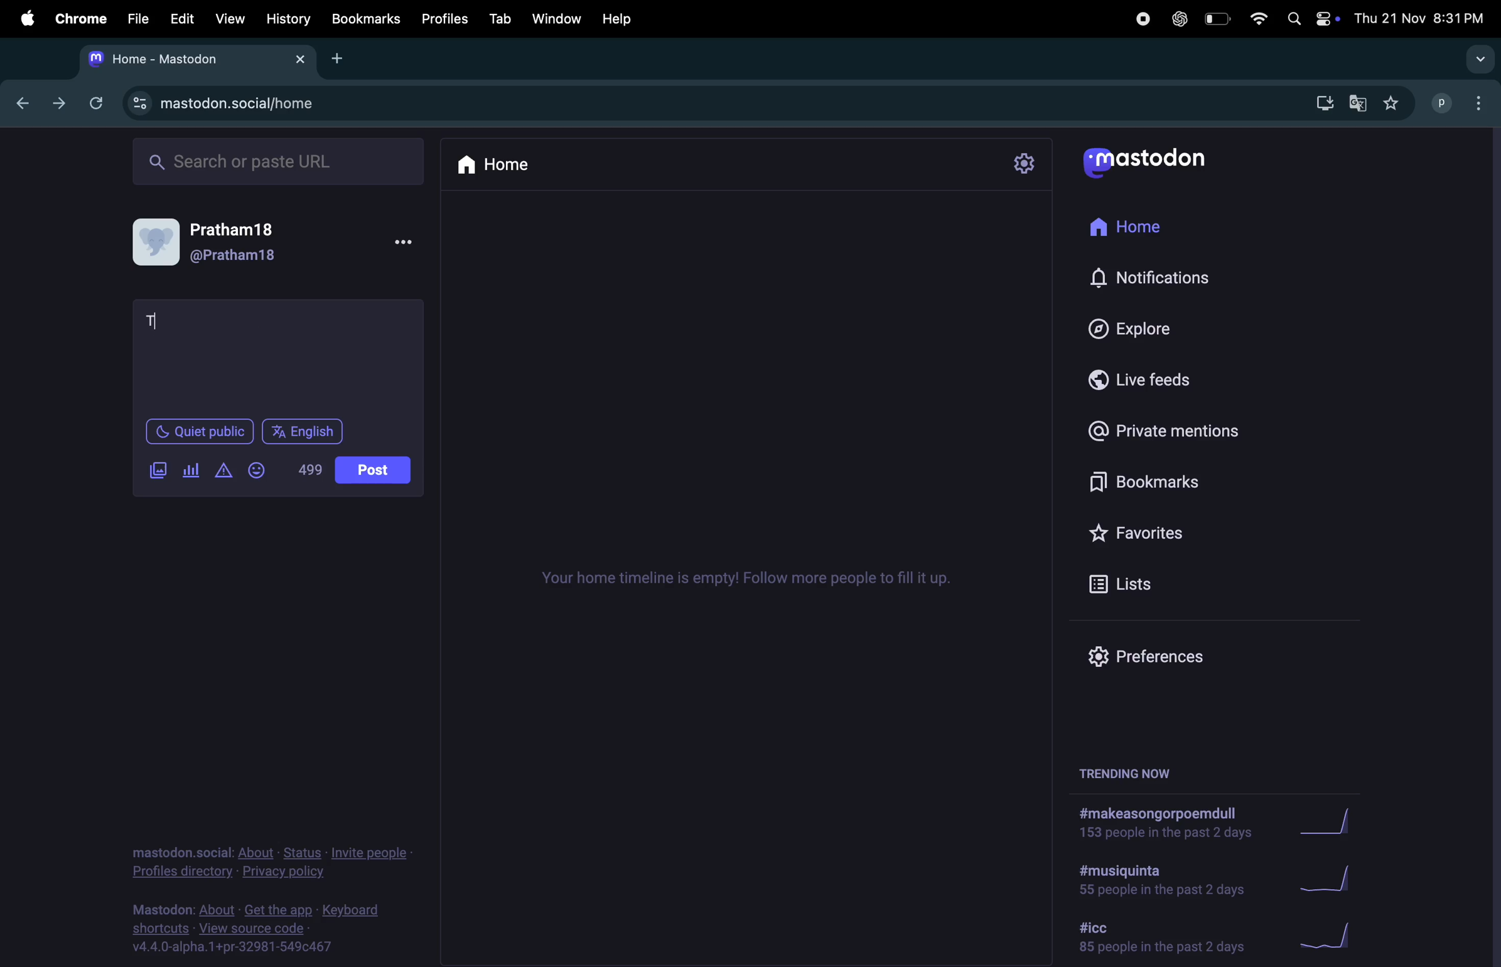 The height and width of the screenshot is (967, 1501). What do you see at coordinates (1331, 823) in the screenshot?
I see `graph` at bounding box center [1331, 823].